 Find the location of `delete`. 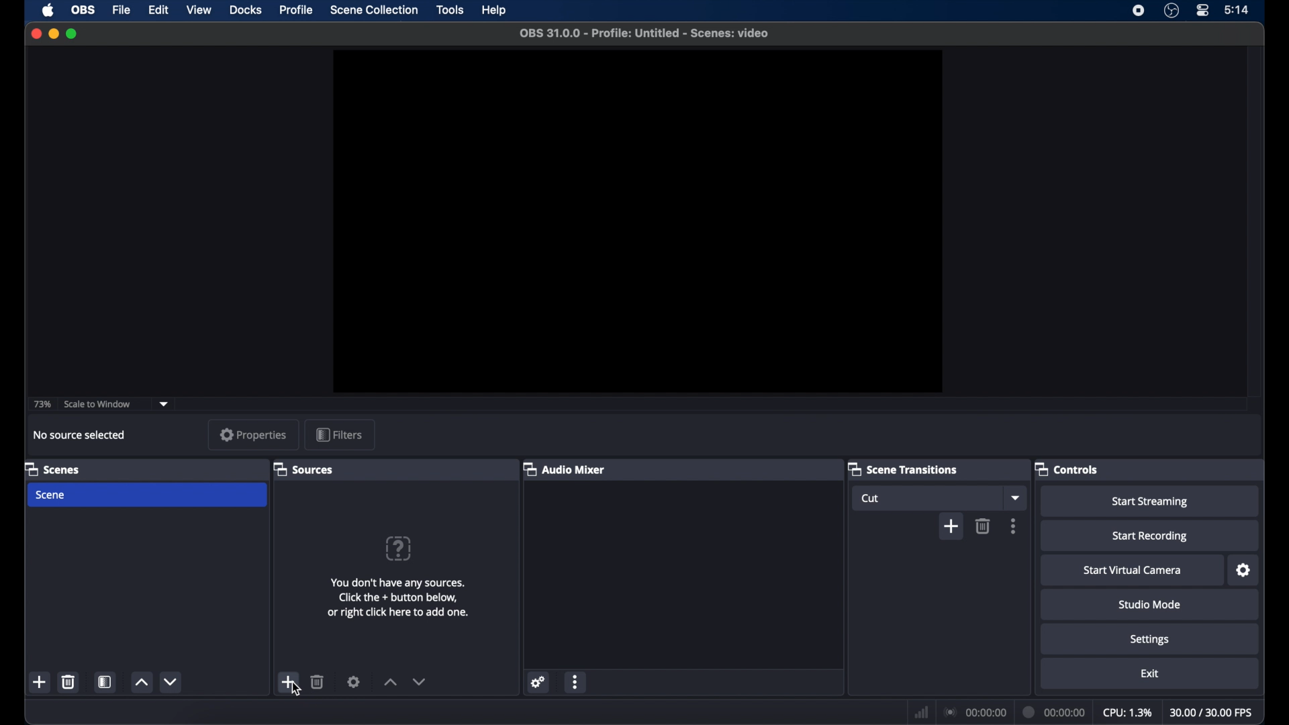

delete is located at coordinates (983, 526).